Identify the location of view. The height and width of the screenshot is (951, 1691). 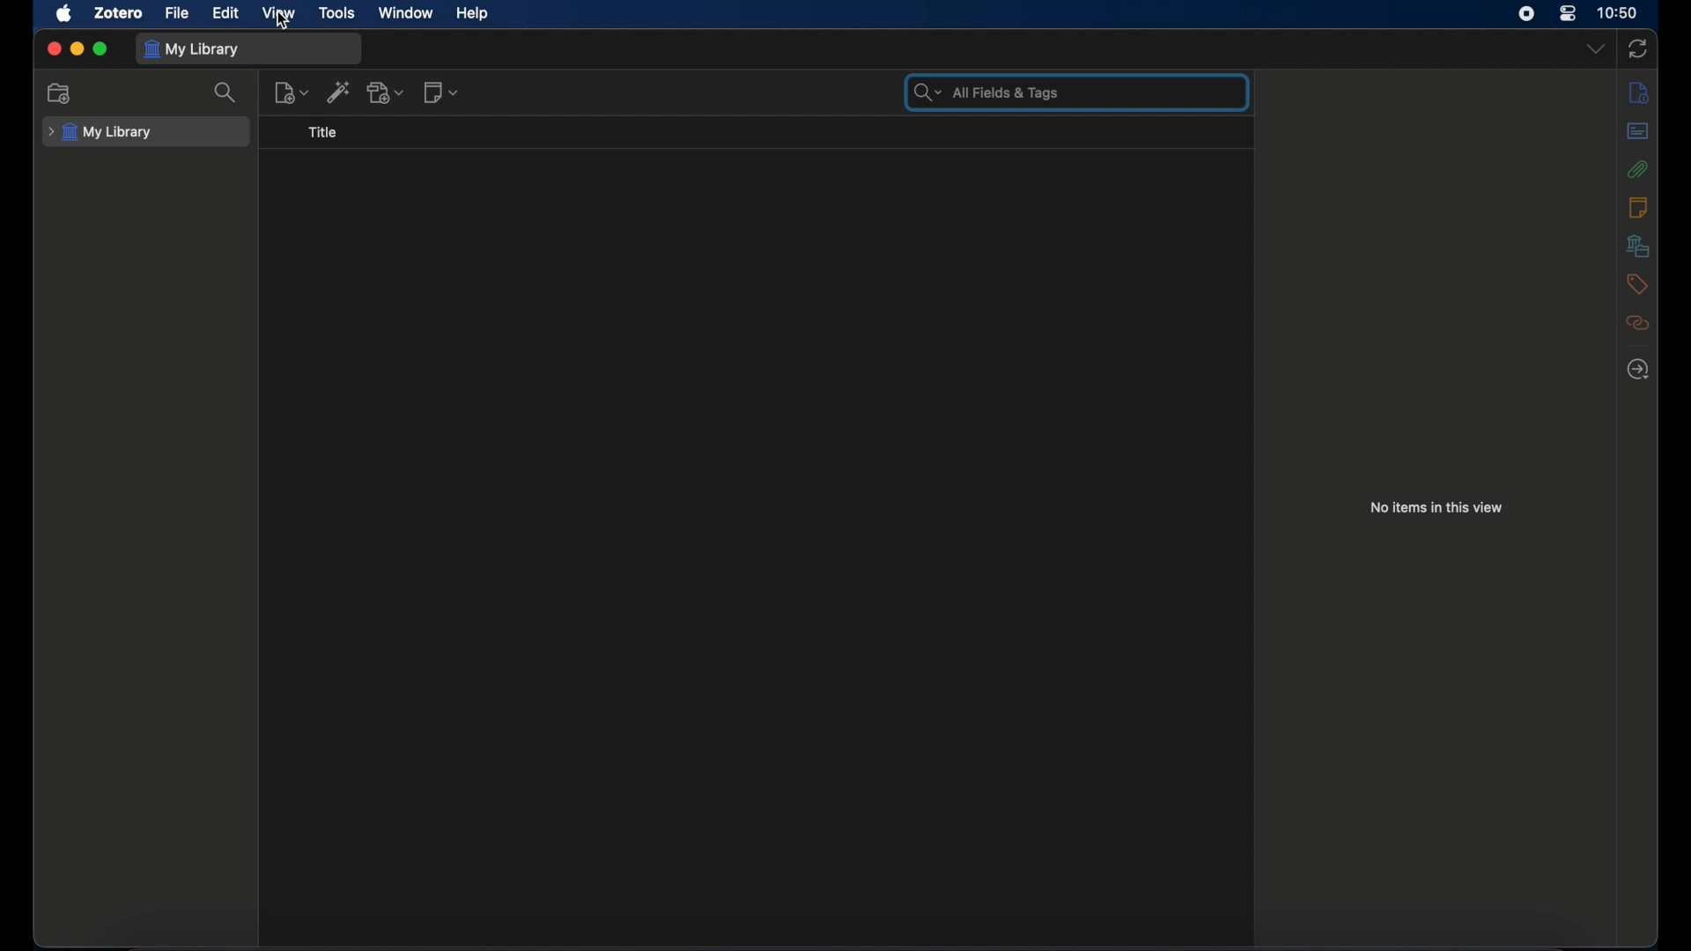
(280, 14).